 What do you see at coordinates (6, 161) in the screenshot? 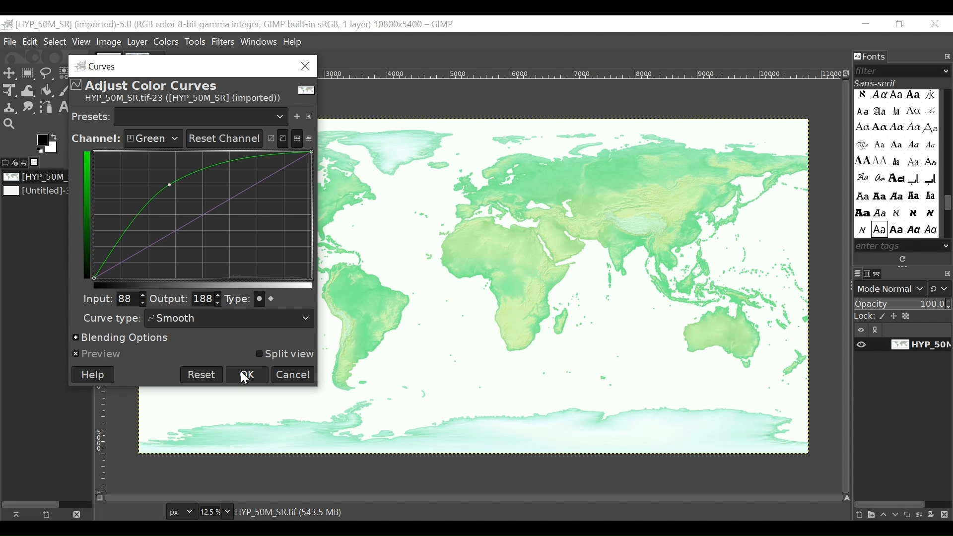
I see `Tool options` at bounding box center [6, 161].